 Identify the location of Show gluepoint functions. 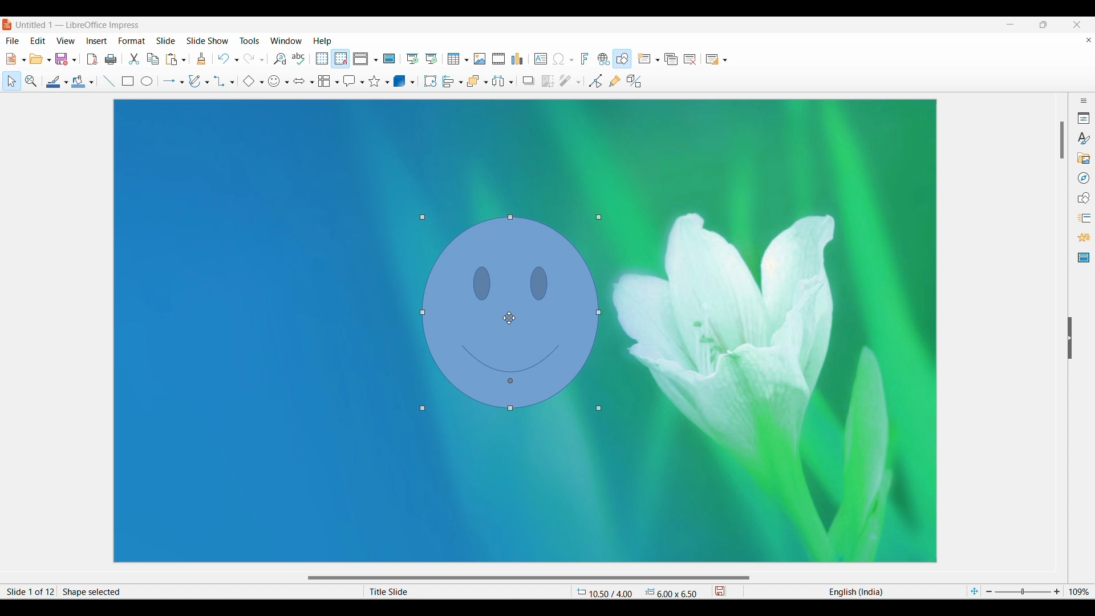
(615, 81).